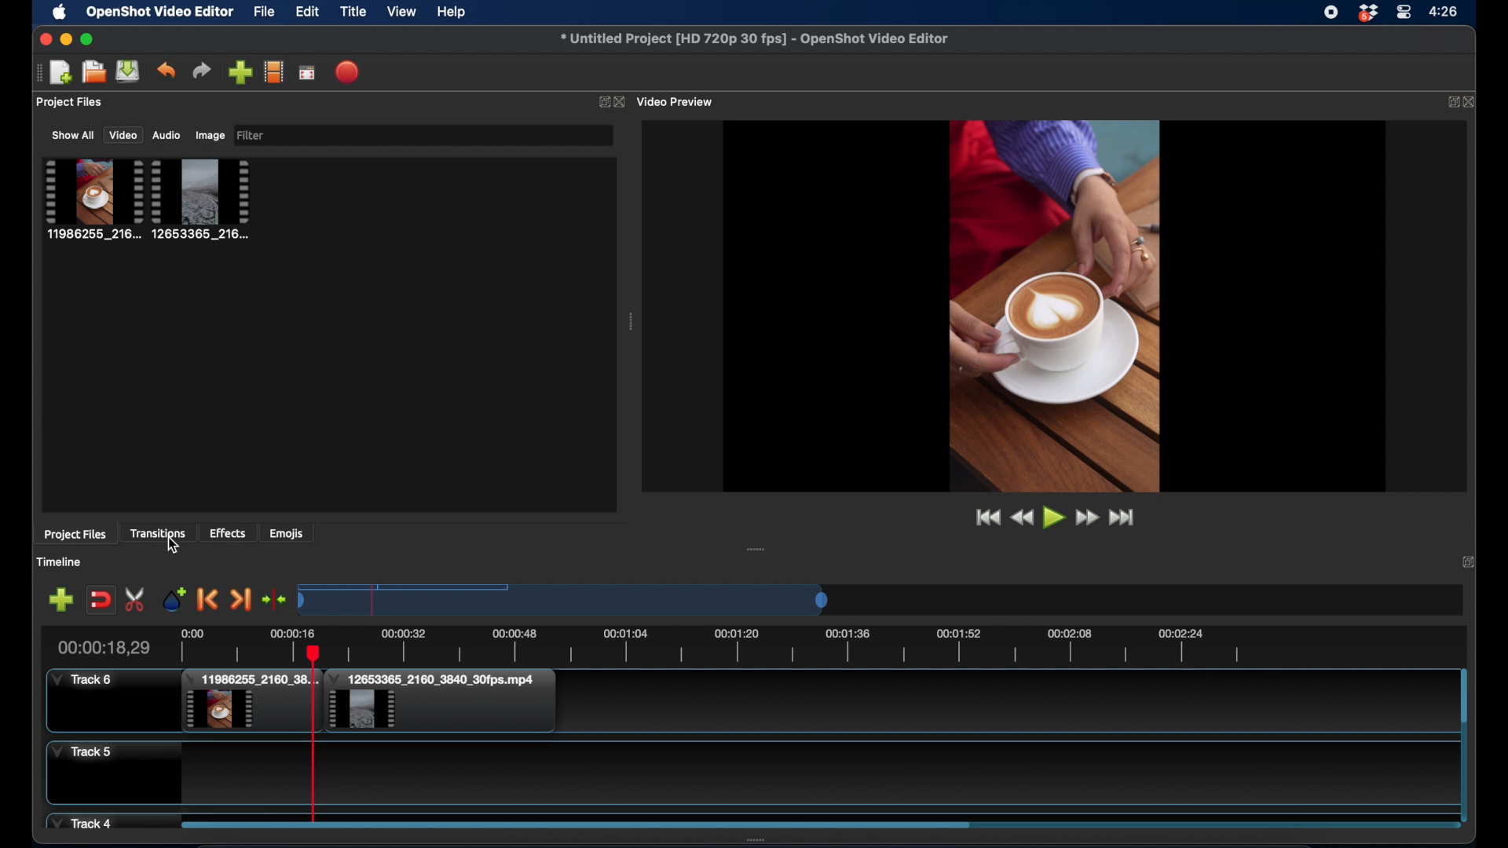 This screenshot has width=1508, height=848. Describe the element at coordinates (1449, 101) in the screenshot. I see `expand` at that location.